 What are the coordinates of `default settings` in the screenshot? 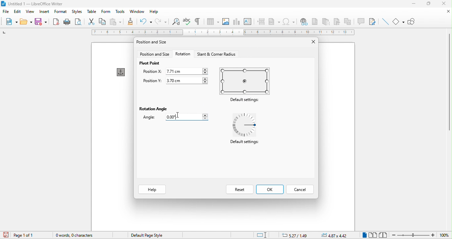 It's located at (248, 124).